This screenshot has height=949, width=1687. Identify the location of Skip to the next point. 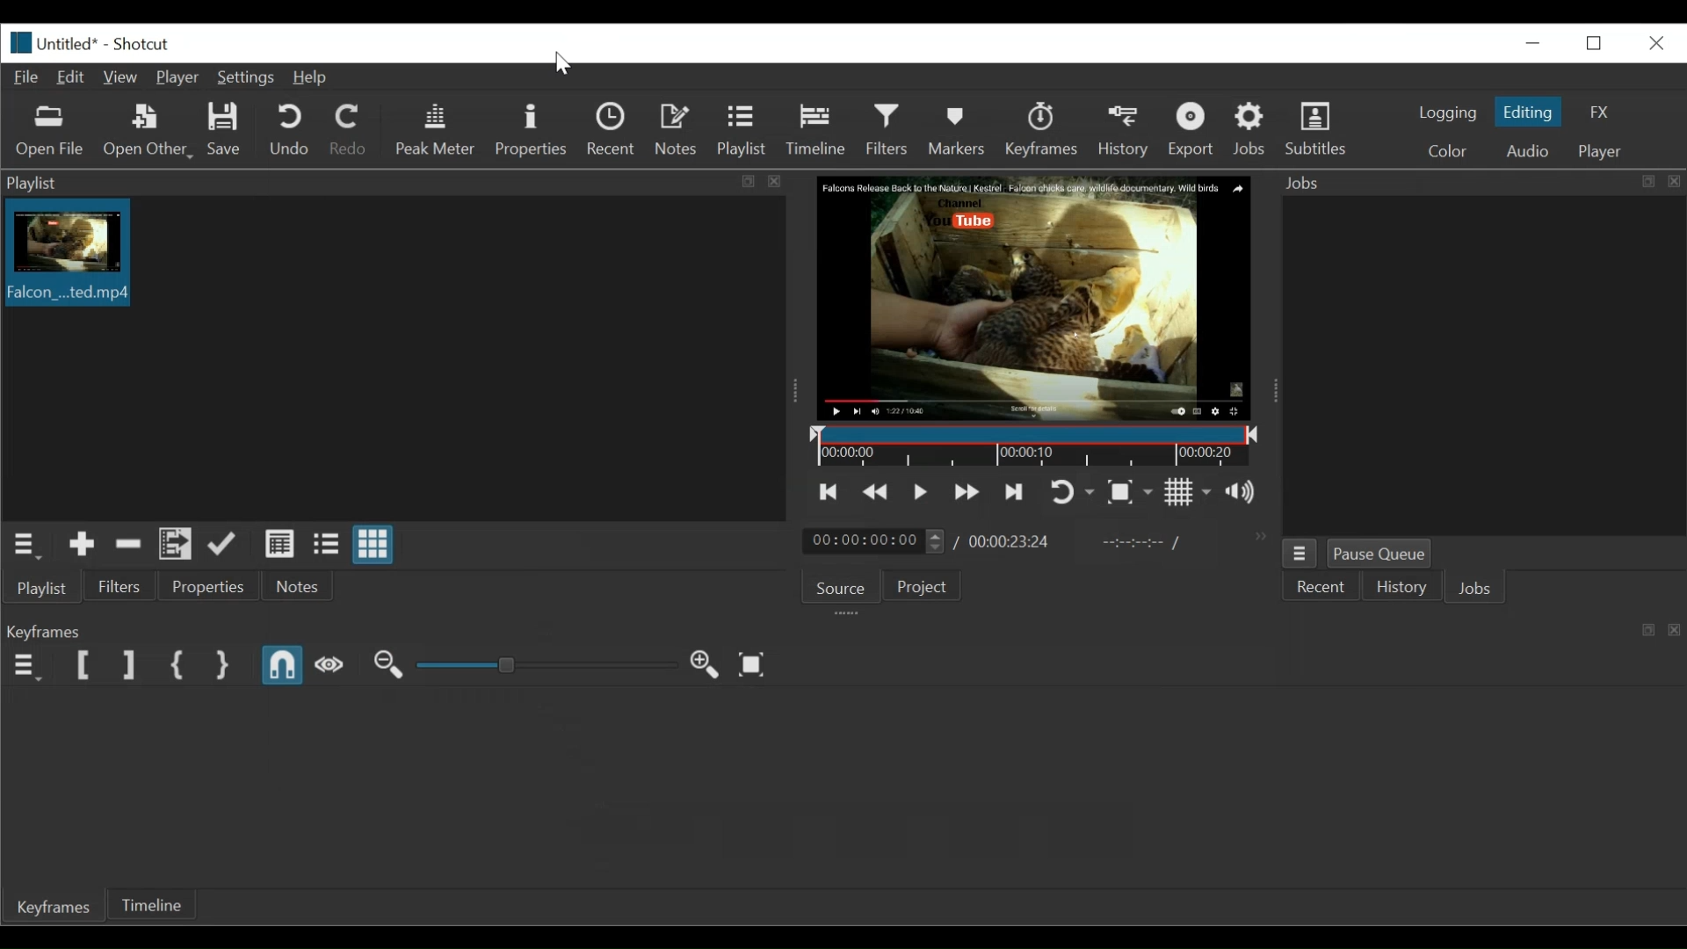
(1014, 494).